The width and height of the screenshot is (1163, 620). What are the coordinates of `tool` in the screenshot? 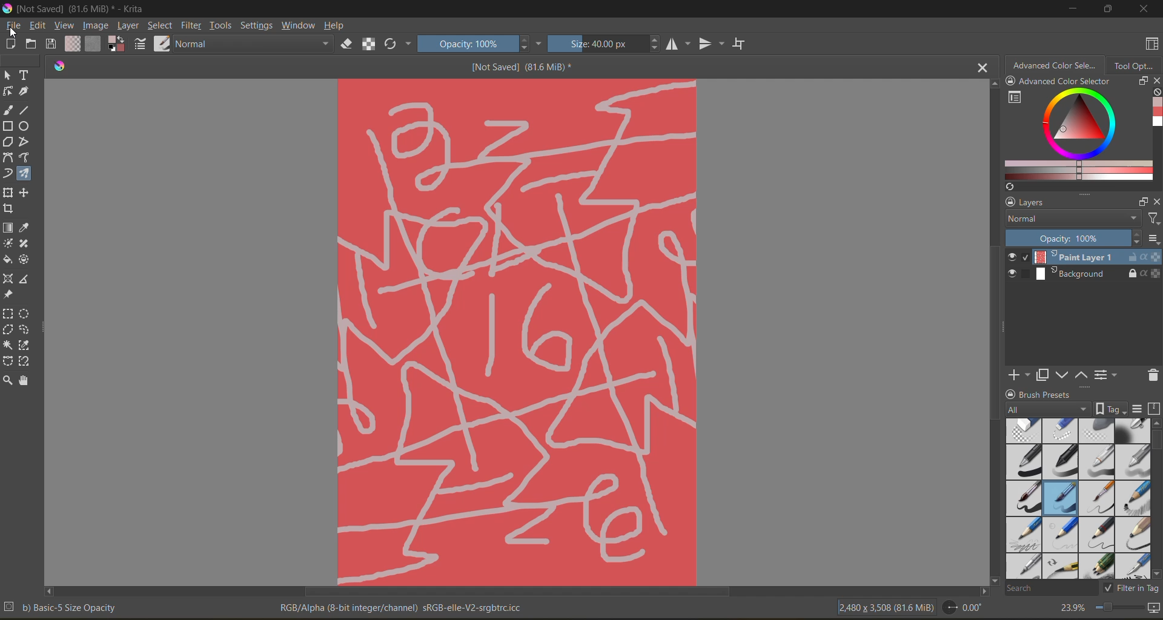 It's located at (24, 330).